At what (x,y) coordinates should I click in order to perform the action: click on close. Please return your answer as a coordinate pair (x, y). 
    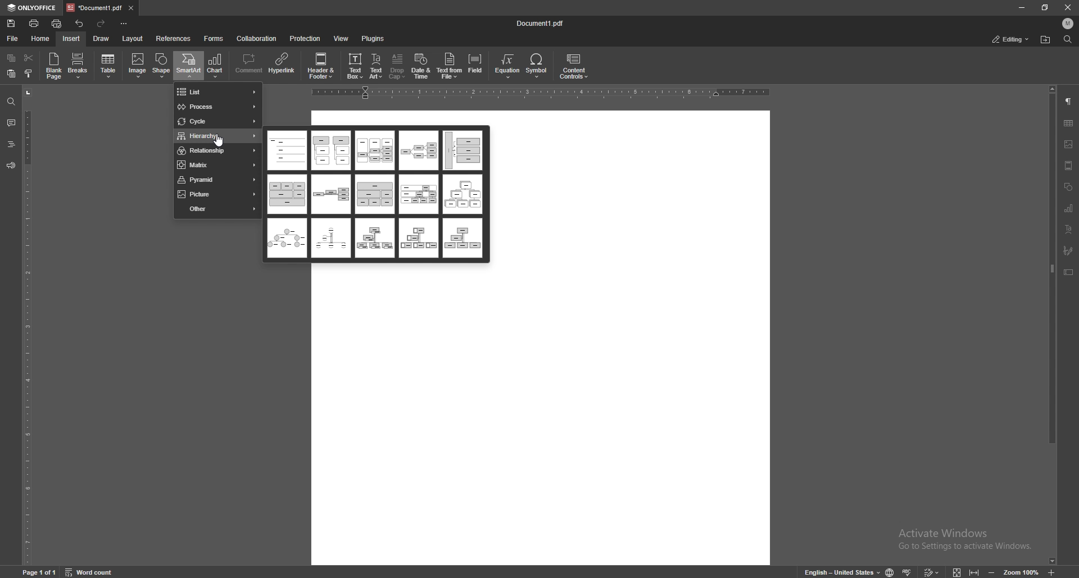
    Looking at the image, I should click on (1068, 7).